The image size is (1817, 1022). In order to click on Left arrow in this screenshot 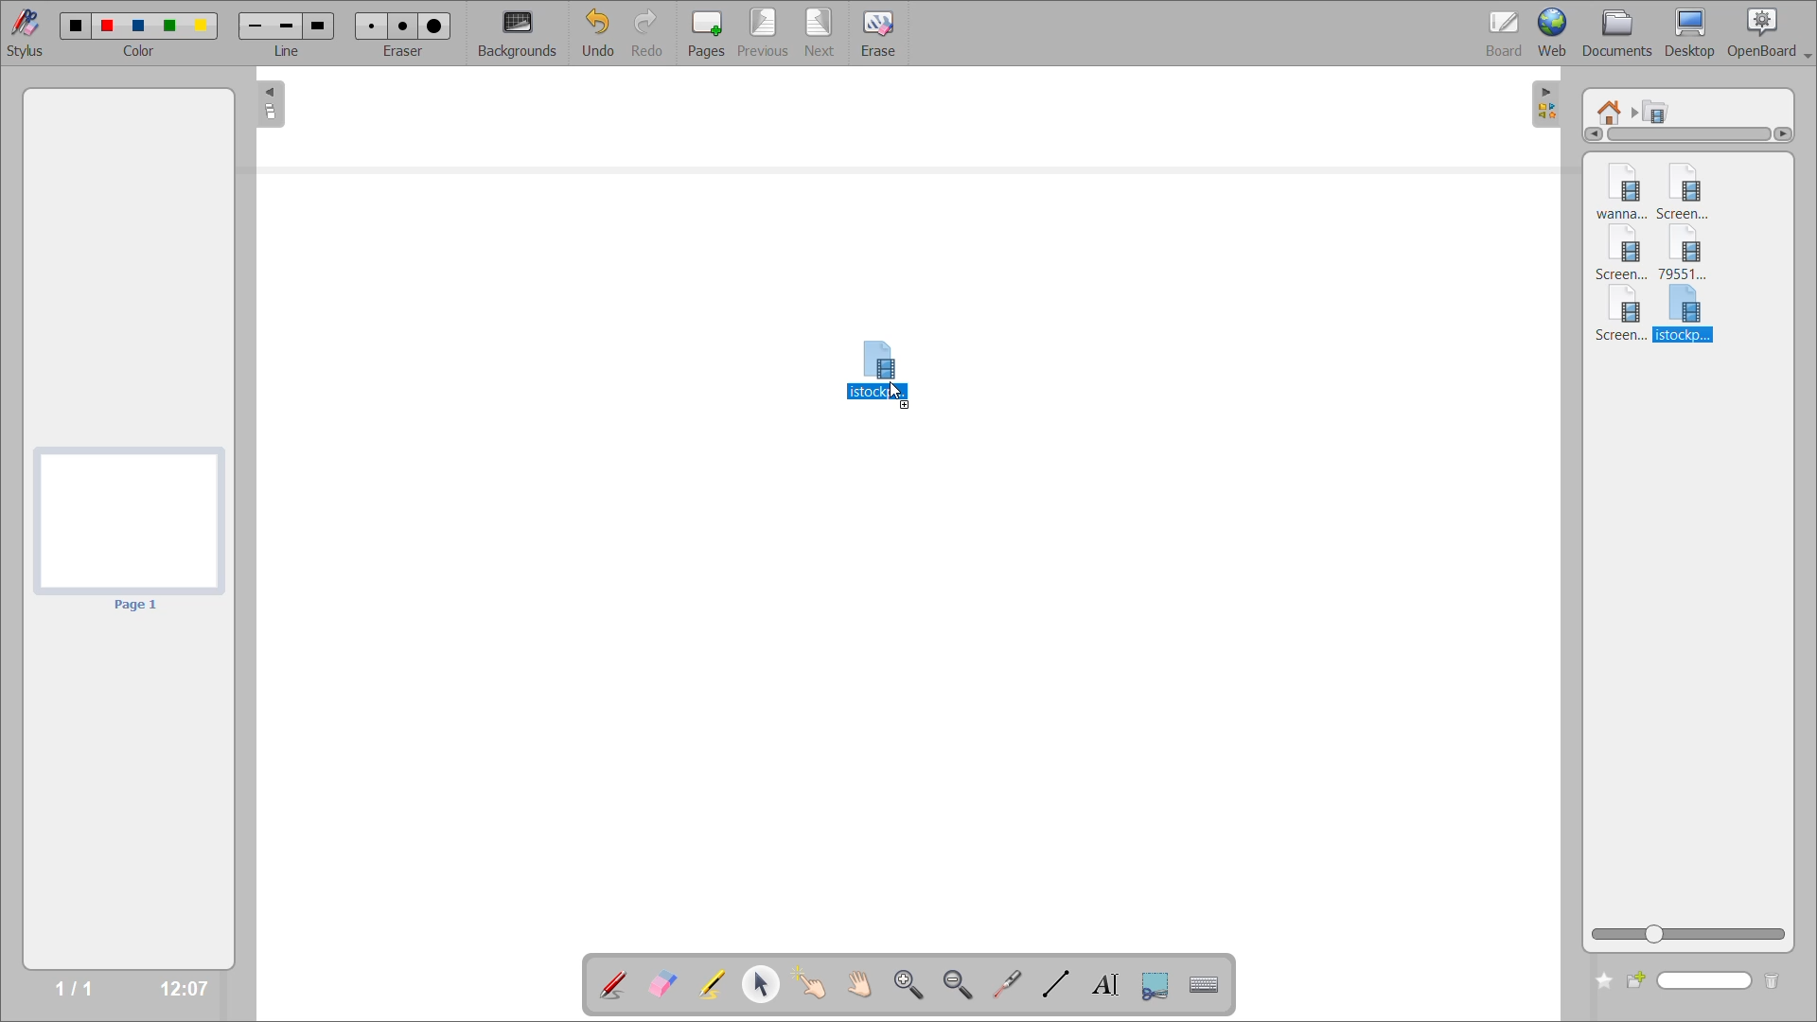, I will do `click(1589, 134)`.